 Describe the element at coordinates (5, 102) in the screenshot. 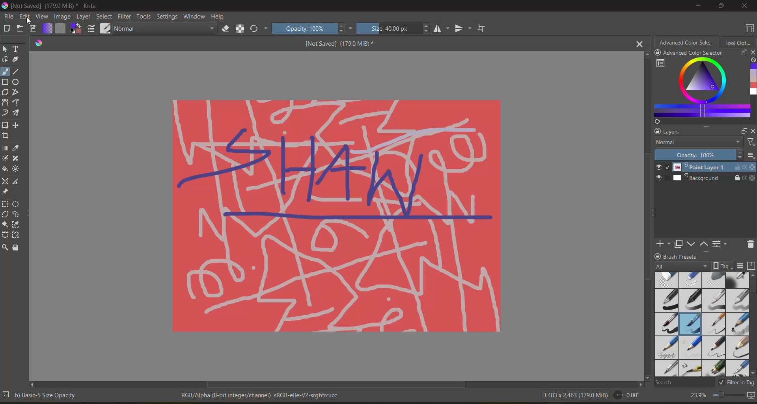

I see `bezier curve tool` at that location.